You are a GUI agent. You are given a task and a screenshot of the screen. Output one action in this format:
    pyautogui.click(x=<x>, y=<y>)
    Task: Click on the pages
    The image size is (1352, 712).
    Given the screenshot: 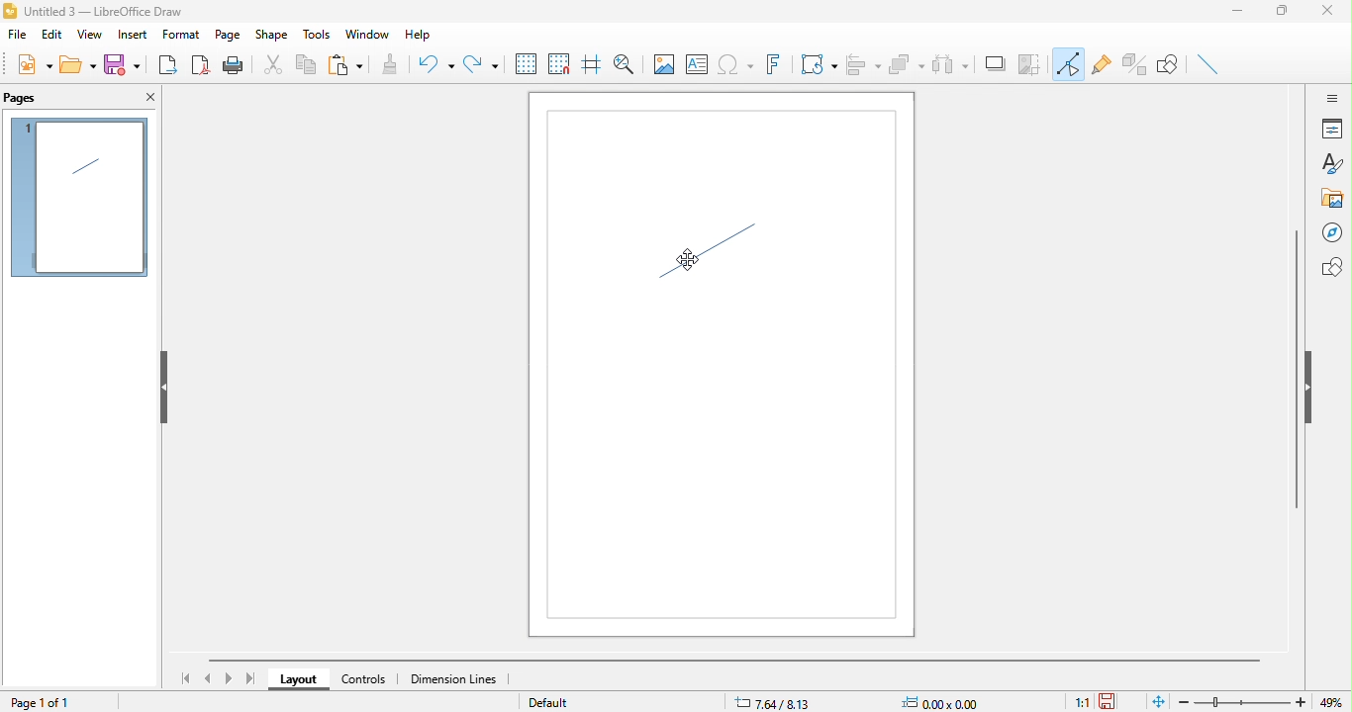 What is the action you would take?
    pyautogui.click(x=36, y=97)
    